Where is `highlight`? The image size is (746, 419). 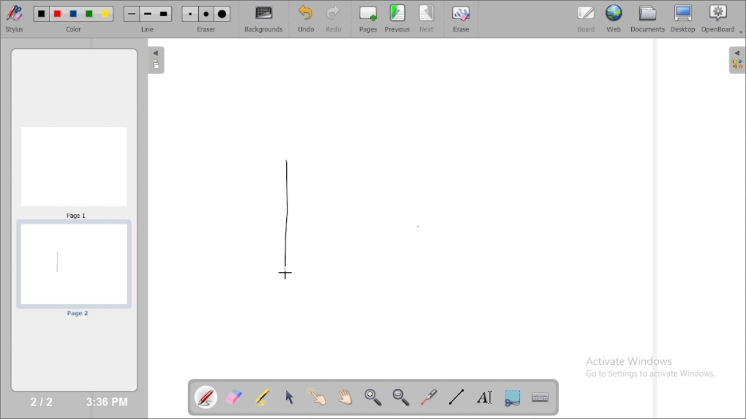
highlight is located at coordinates (262, 396).